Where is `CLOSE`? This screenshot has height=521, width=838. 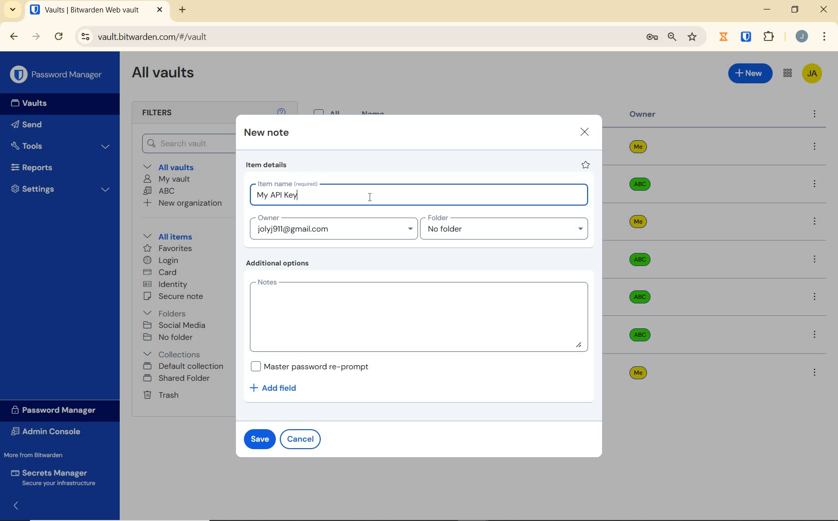 CLOSE is located at coordinates (825, 12).